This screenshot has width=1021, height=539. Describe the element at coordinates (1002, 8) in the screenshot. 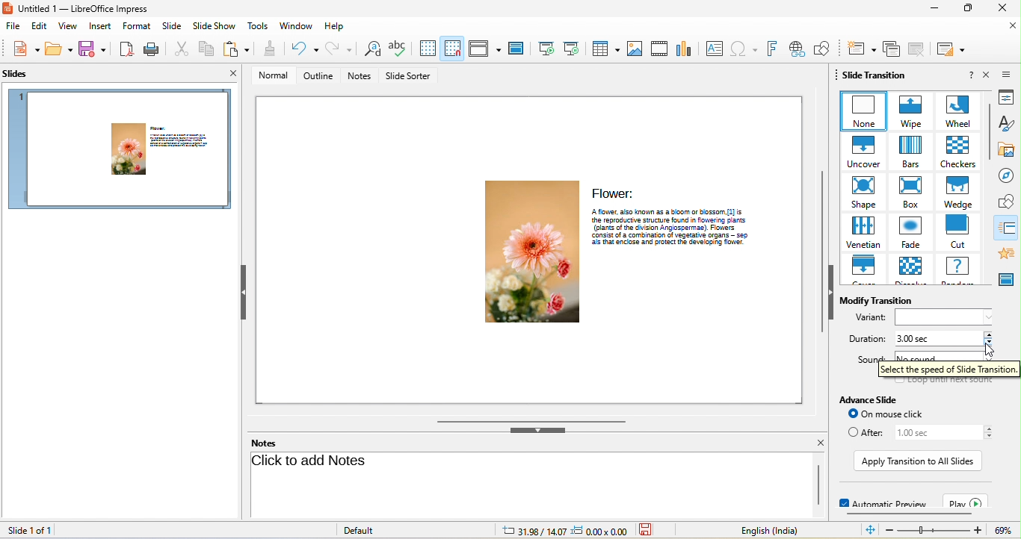

I see `close` at that location.